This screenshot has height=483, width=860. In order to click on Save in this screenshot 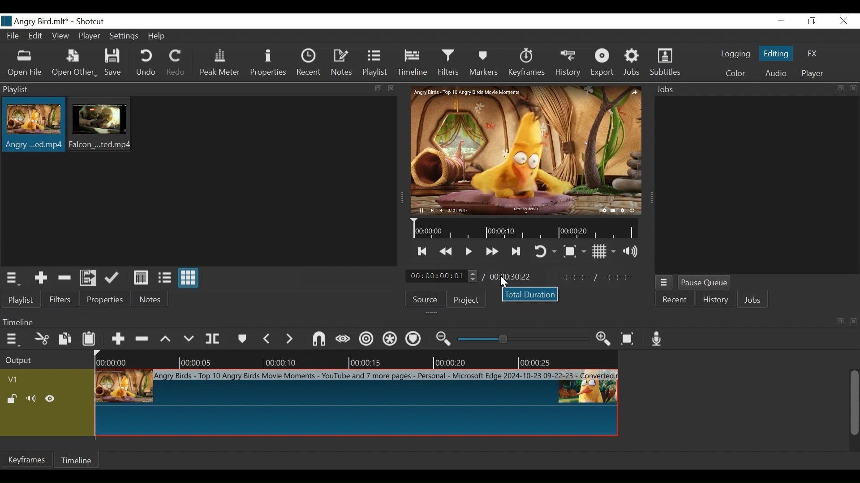, I will do `click(113, 63)`.